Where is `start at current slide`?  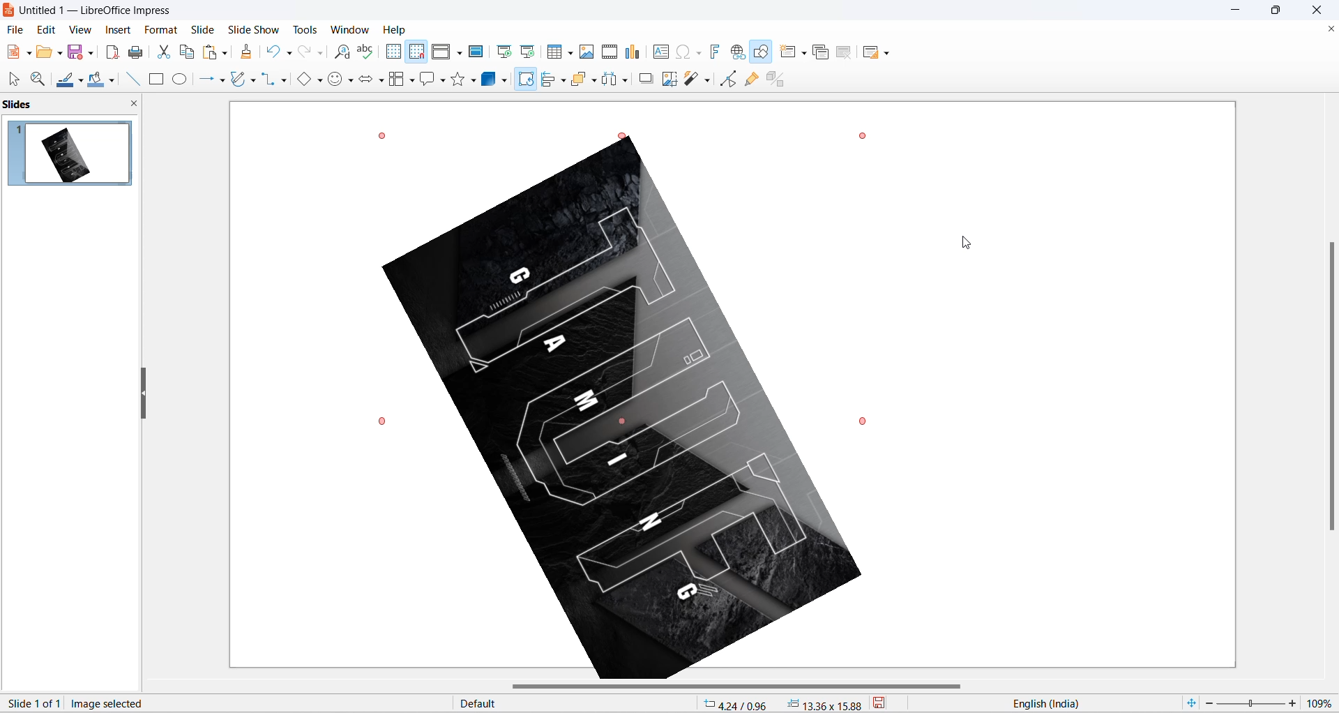
start at current slide is located at coordinates (529, 51).